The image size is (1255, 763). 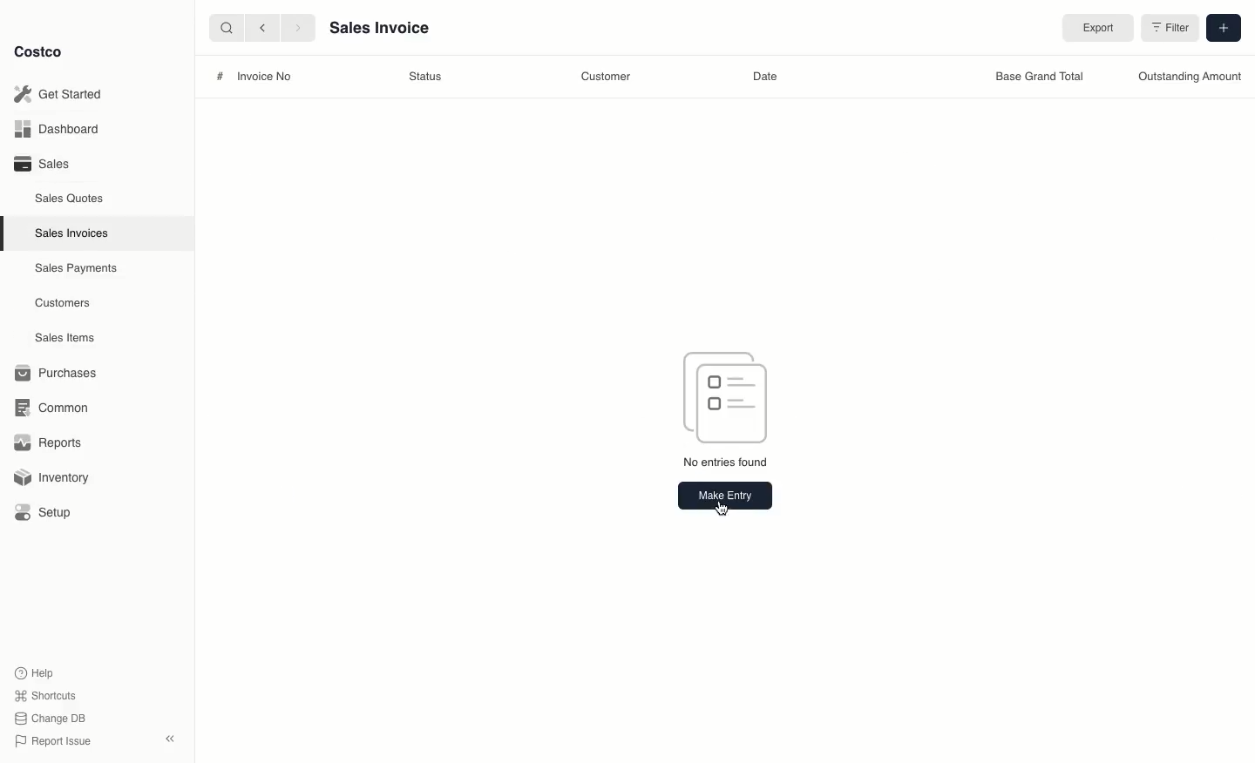 I want to click on #, so click(x=214, y=76).